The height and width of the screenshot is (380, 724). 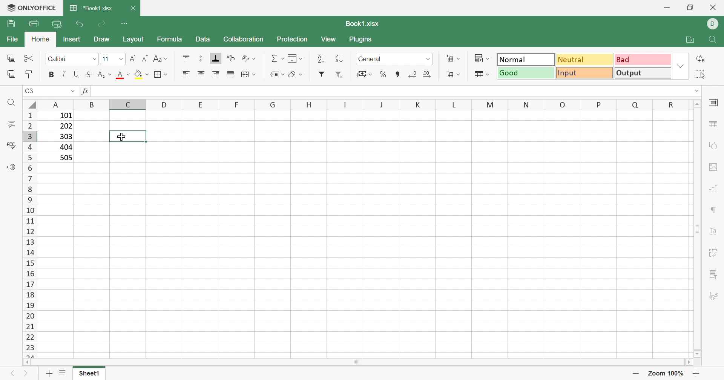 I want to click on List of sheets, so click(x=63, y=373).